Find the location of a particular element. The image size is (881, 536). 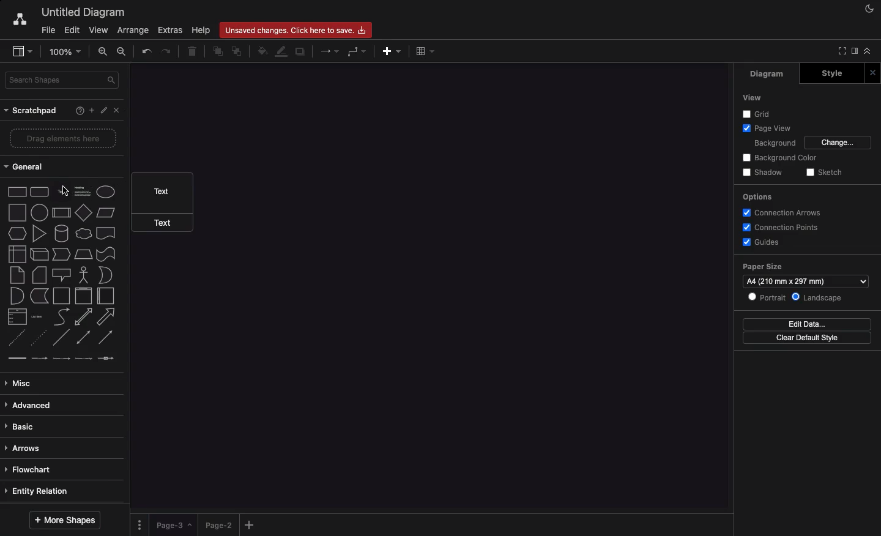

parallelogram is located at coordinates (106, 212).